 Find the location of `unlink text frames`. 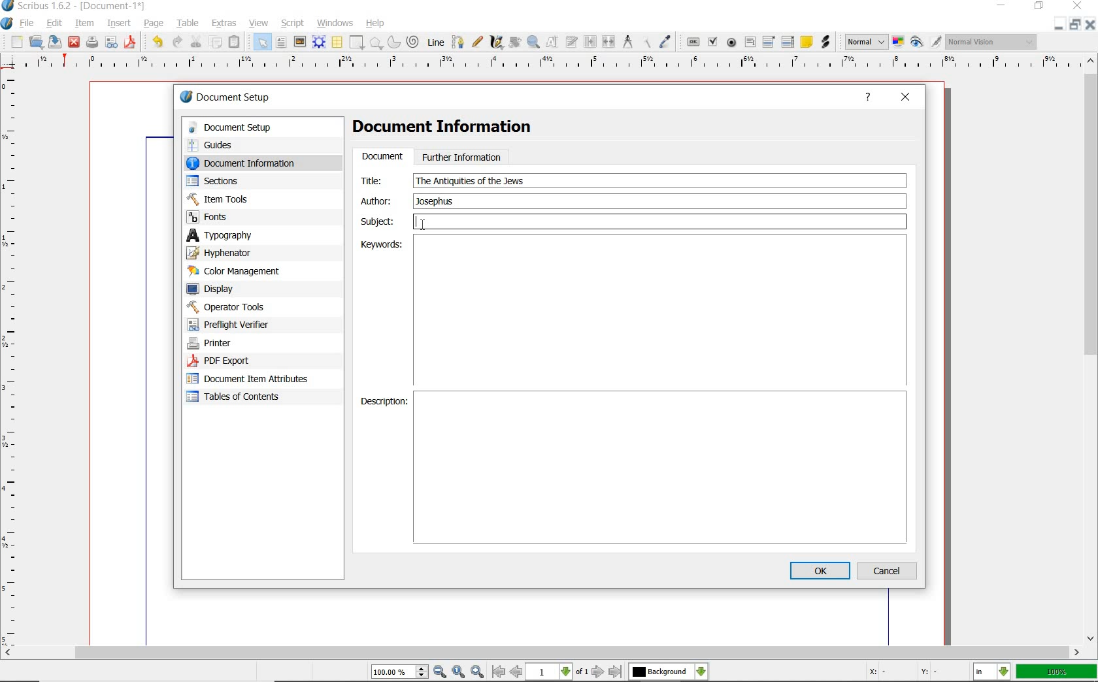

unlink text frames is located at coordinates (609, 41).